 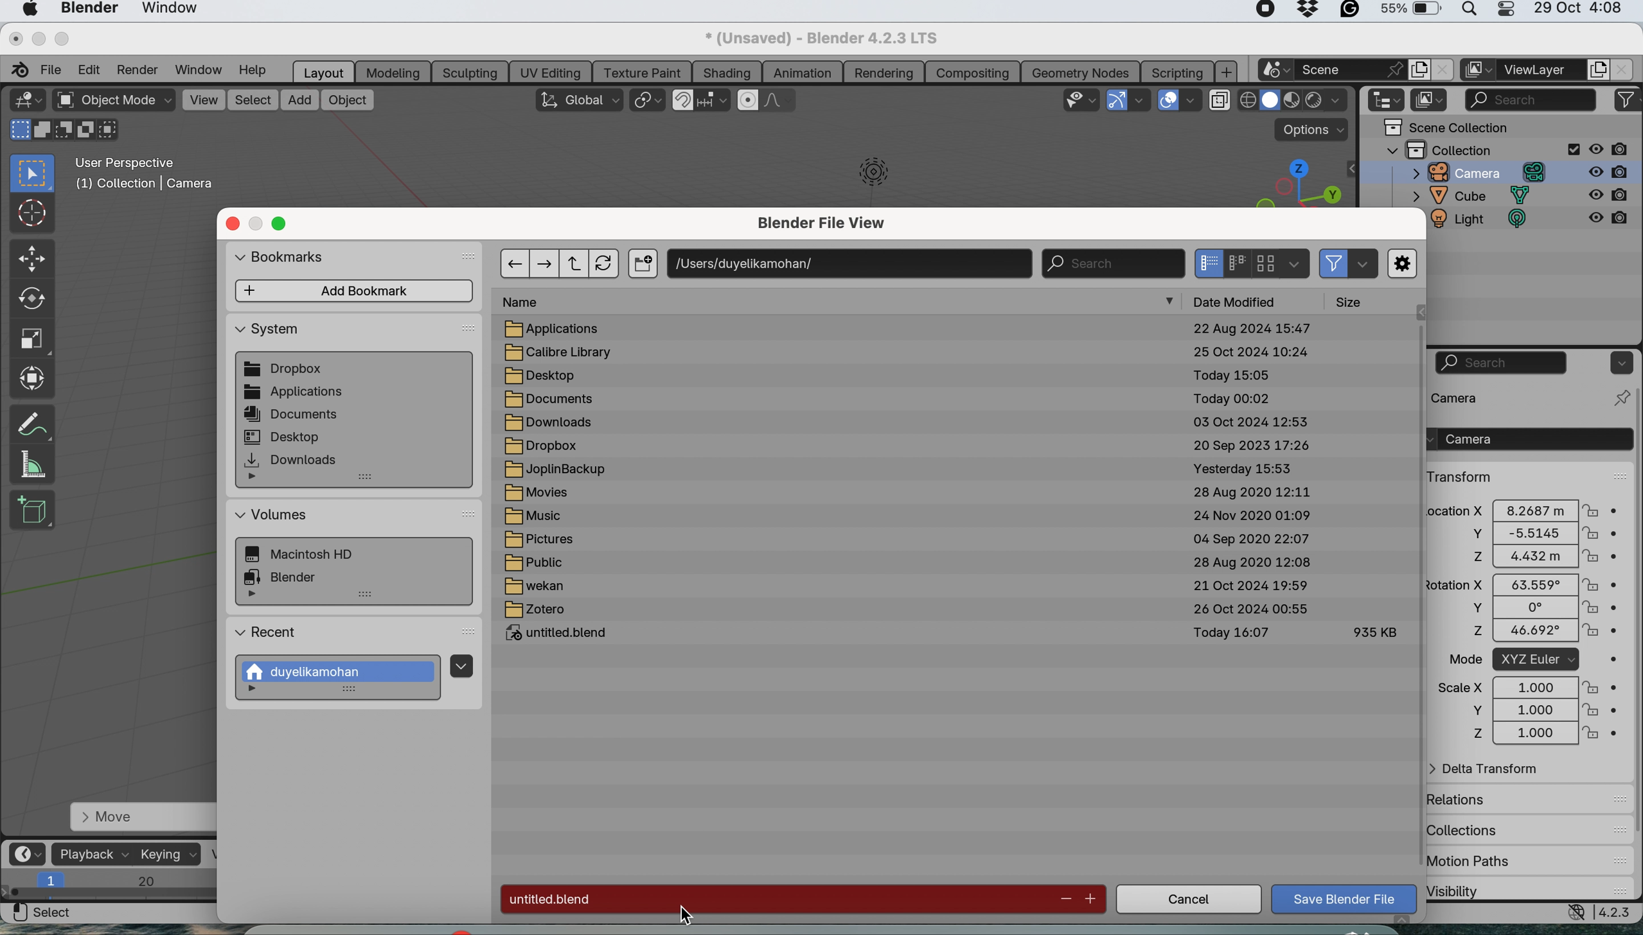 What do you see at coordinates (258, 479) in the screenshot?
I see `more` at bounding box center [258, 479].